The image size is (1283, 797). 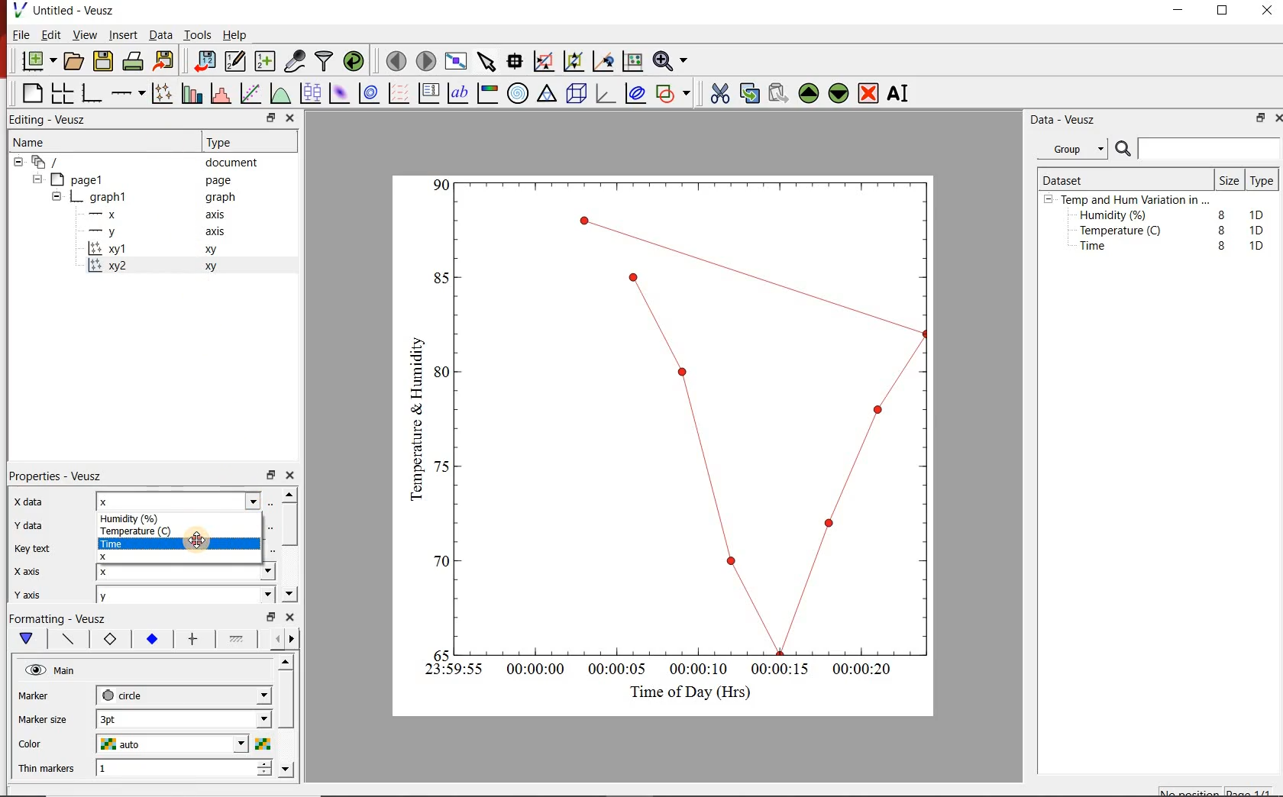 What do you see at coordinates (63, 473) in the screenshot?
I see `Properties - Veusz` at bounding box center [63, 473].